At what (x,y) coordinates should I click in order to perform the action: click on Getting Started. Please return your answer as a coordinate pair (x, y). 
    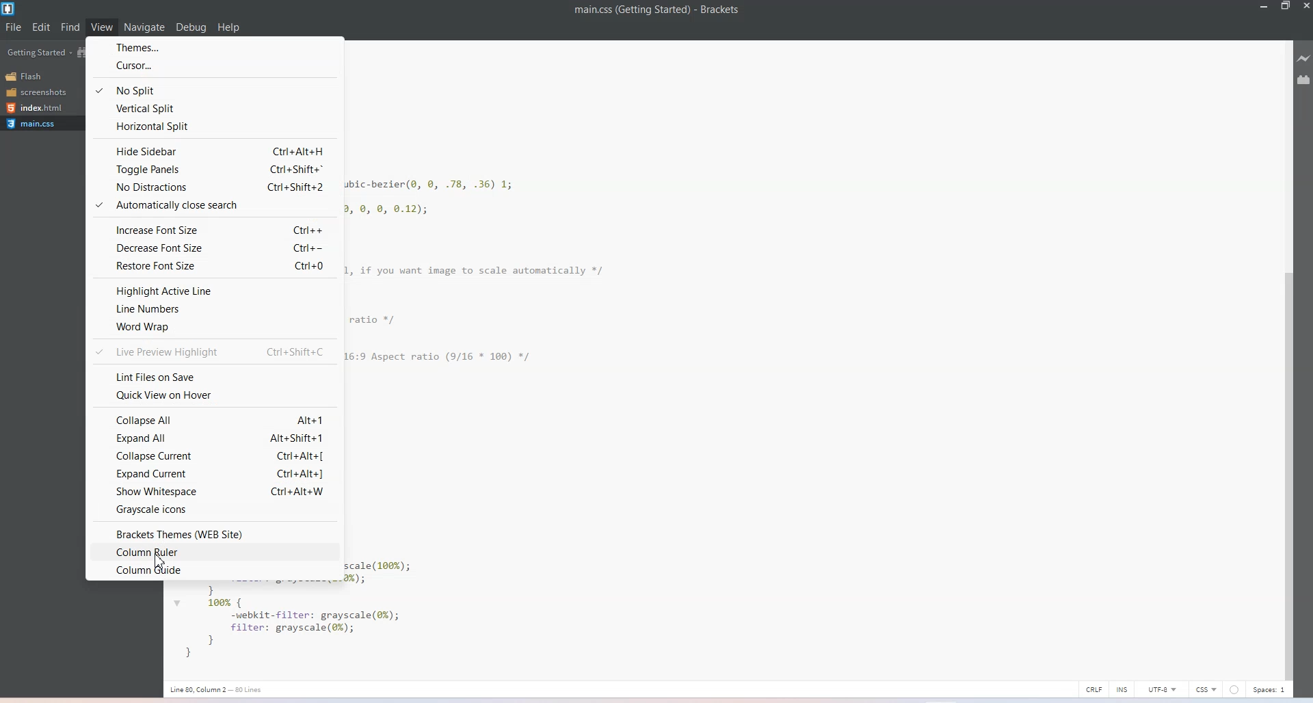
    Looking at the image, I should click on (38, 53).